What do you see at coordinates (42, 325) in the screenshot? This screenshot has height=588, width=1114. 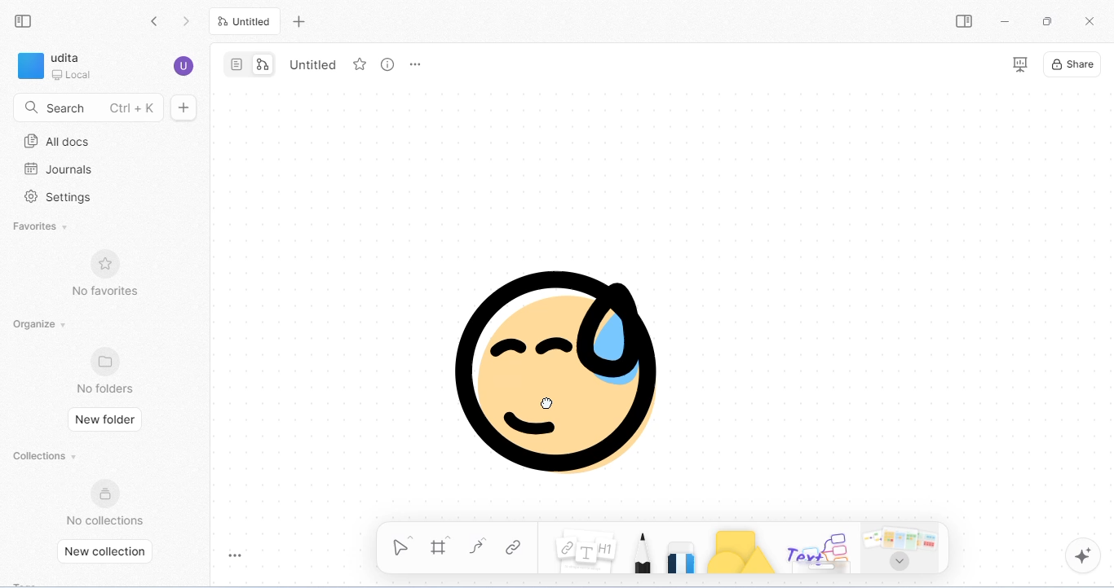 I see `organize` at bounding box center [42, 325].